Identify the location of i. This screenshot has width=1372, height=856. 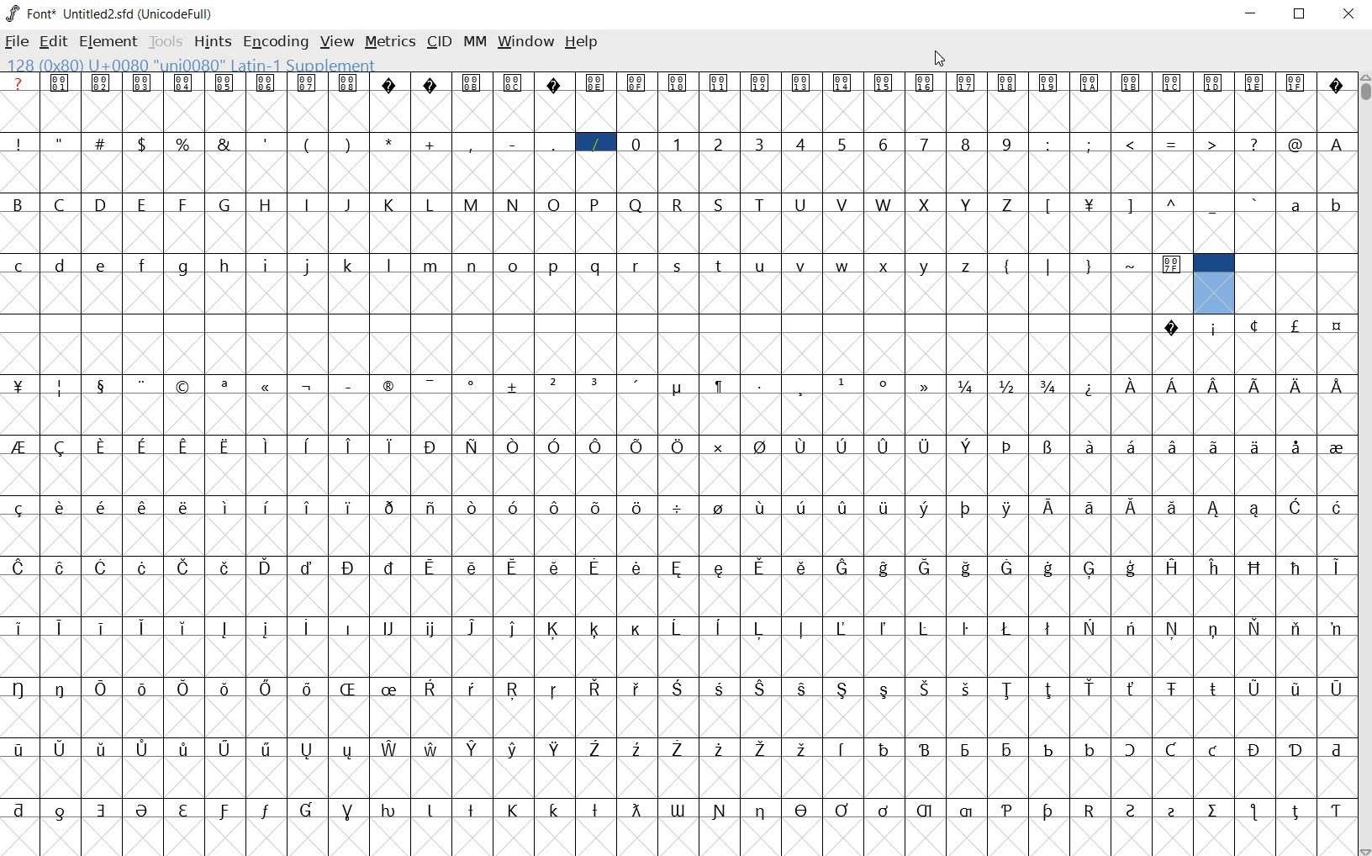
(266, 264).